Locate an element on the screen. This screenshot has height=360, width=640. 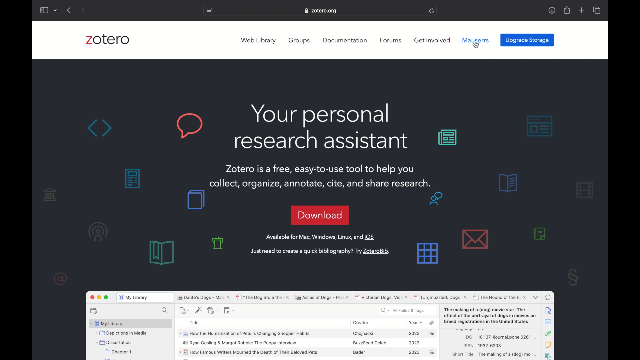
background graphics is located at coordinates (442, 229).